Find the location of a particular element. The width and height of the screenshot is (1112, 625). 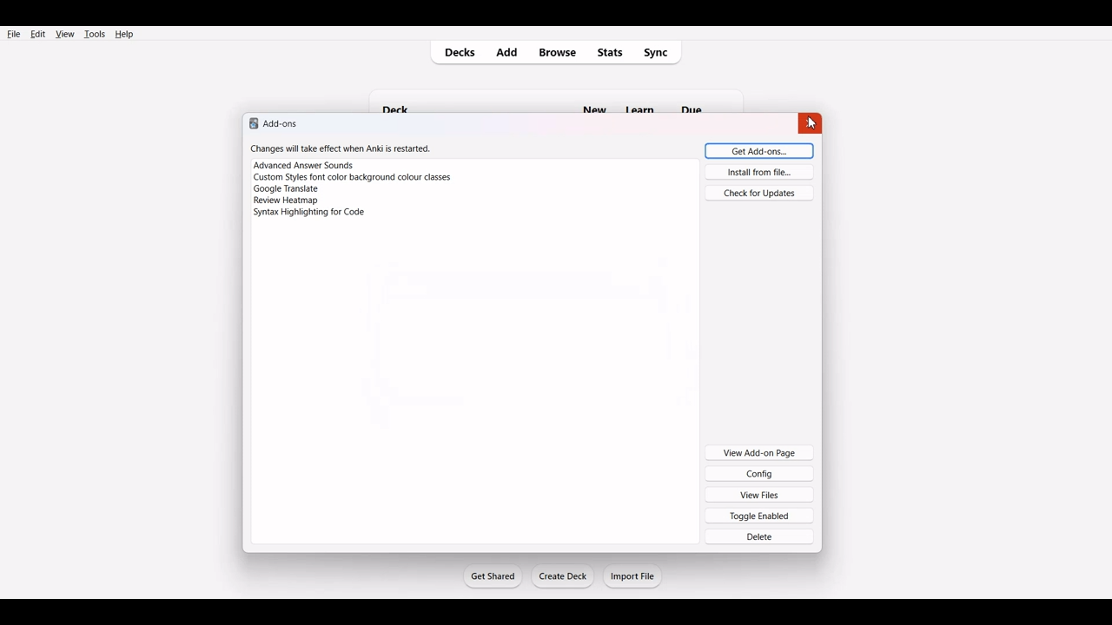

Text 1 is located at coordinates (275, 122).